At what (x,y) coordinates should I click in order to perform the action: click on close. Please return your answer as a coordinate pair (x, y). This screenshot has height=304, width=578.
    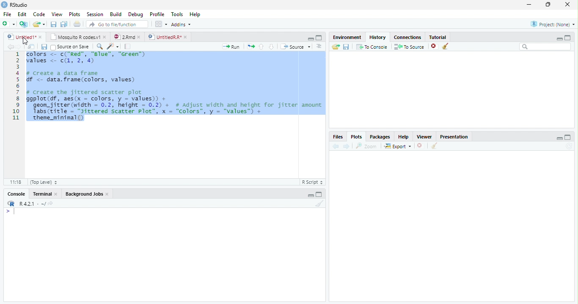
    Looking at the image, I should click on (40, 37).